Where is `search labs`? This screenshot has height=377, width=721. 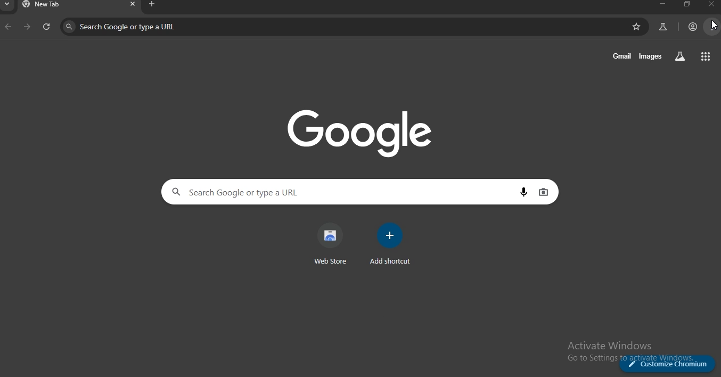
search labs is located at coordinates (680, 57).